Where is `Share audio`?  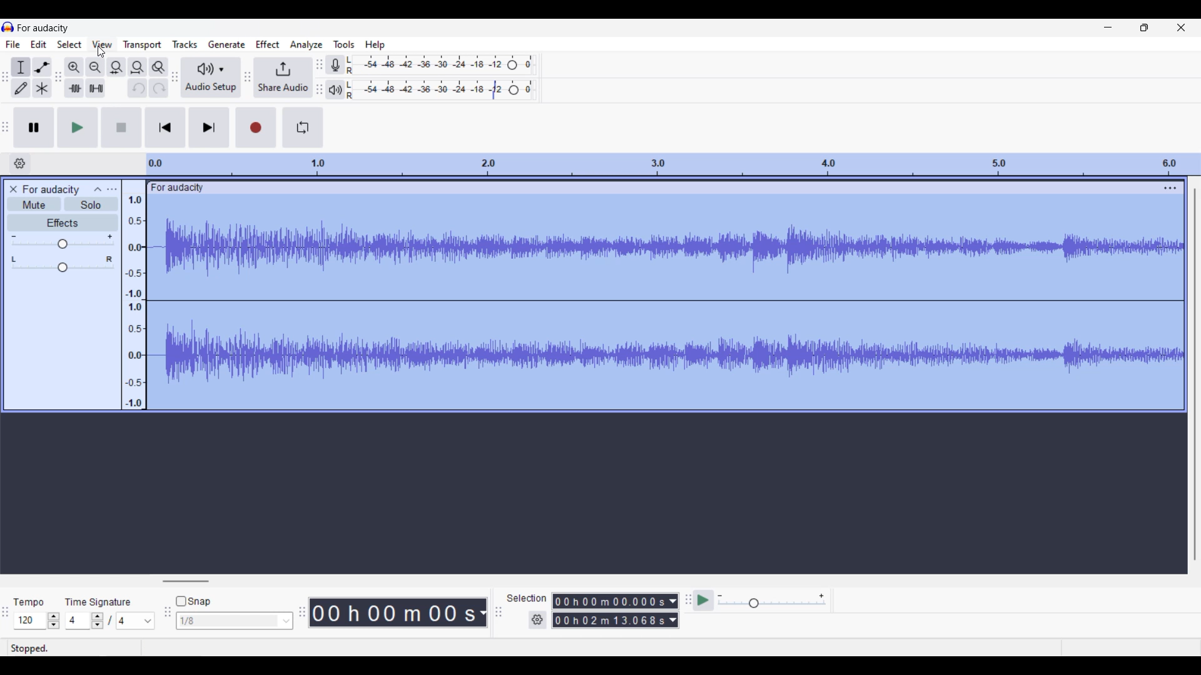
Share audio is located at coordinates (283, 78).